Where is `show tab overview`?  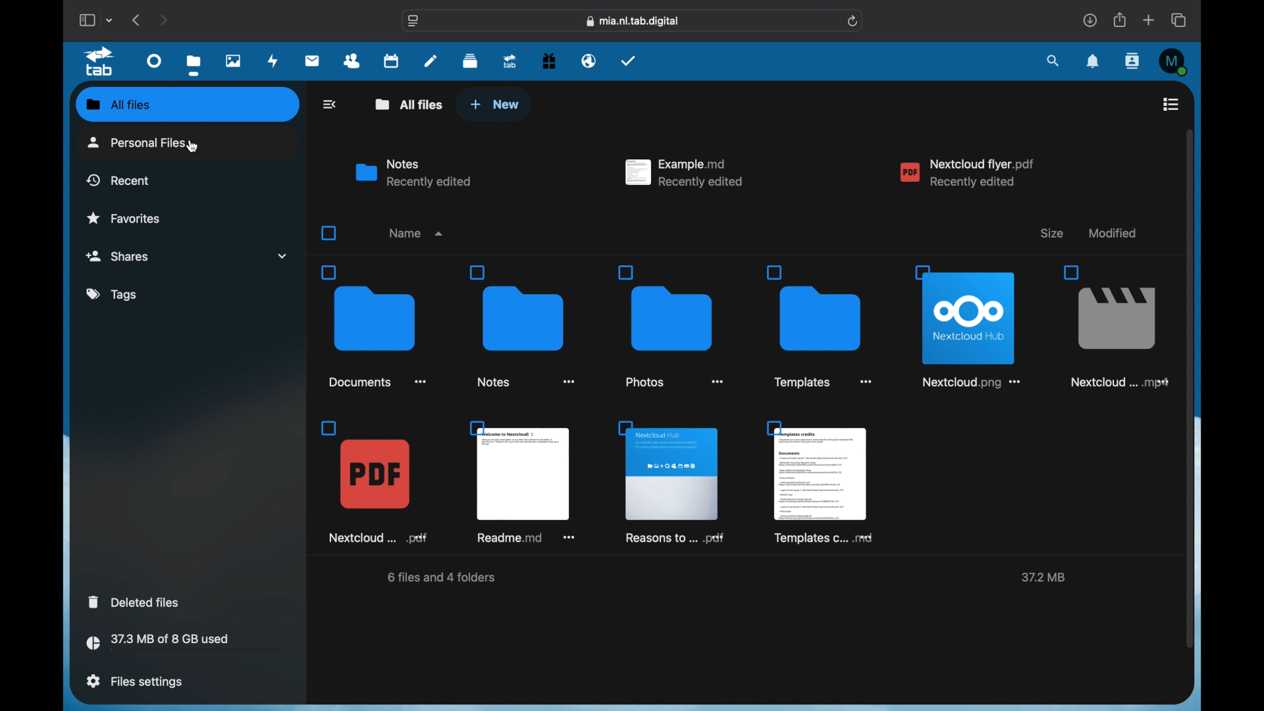
show tab overview is located at coordinates (1180, 20).